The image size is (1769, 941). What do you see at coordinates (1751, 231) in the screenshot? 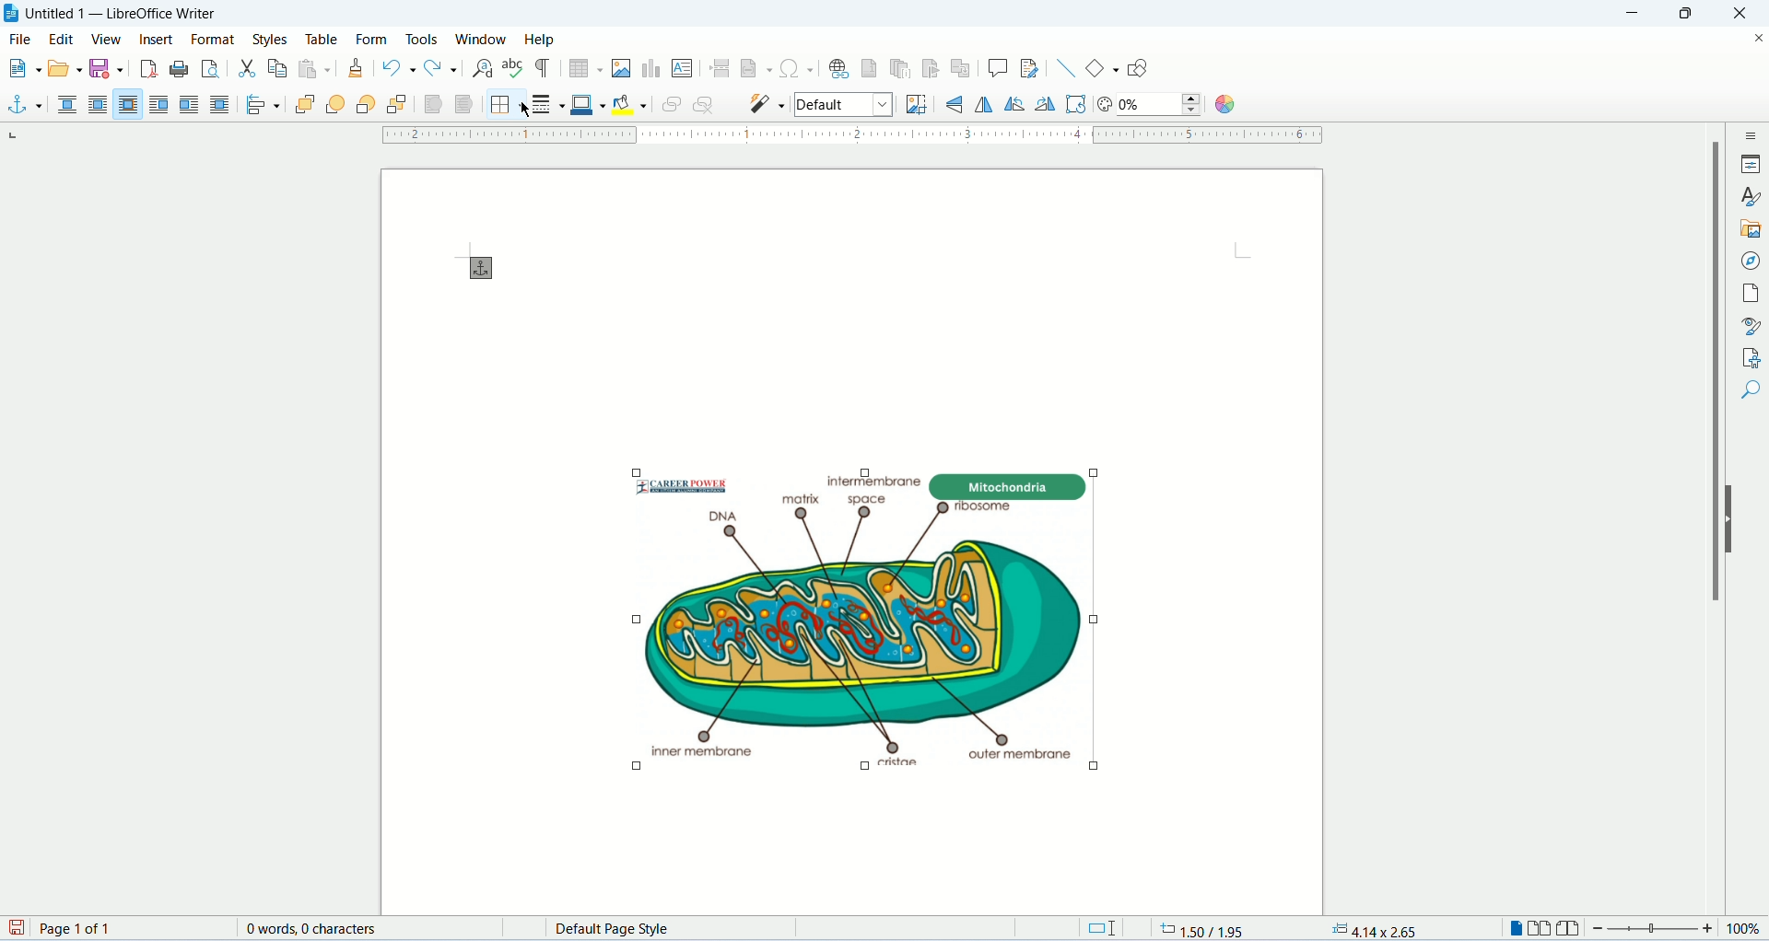
I see `gallery` at bounding box center [1751, 231].